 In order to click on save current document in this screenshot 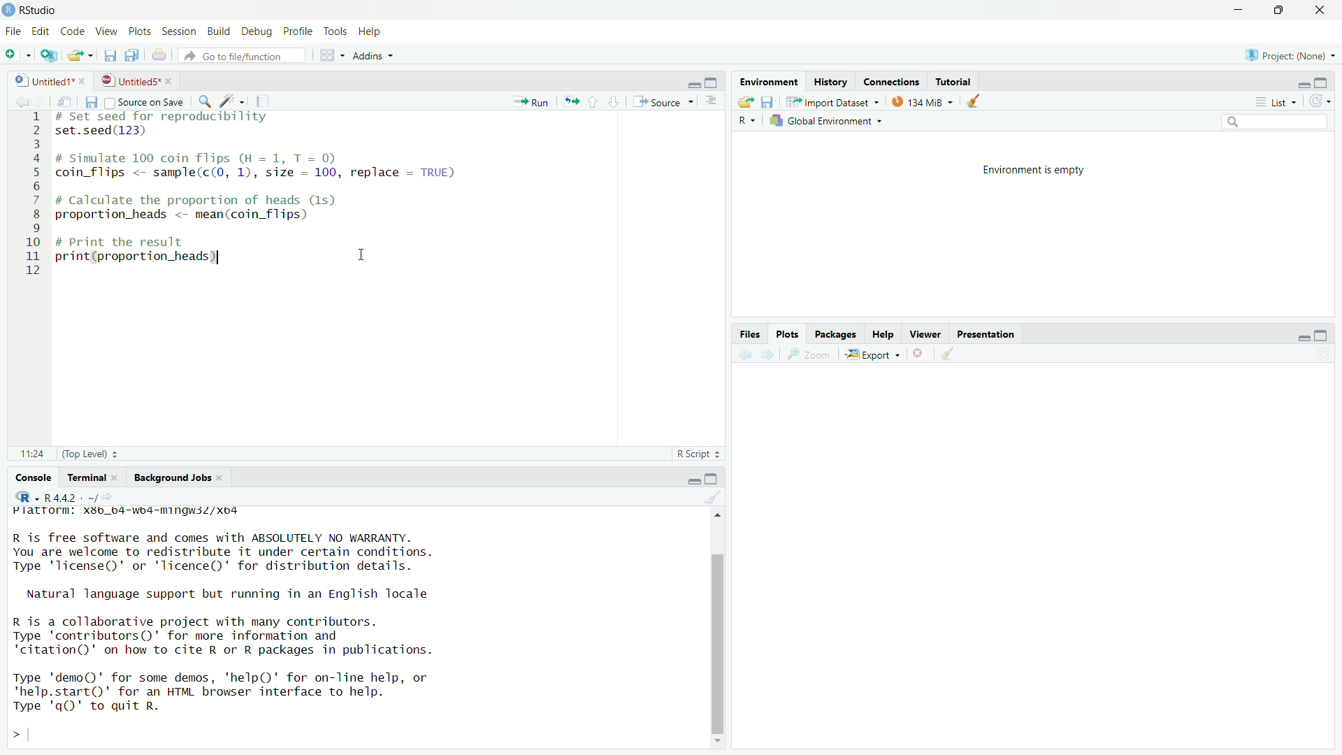, I will do `click(90, 101)`.